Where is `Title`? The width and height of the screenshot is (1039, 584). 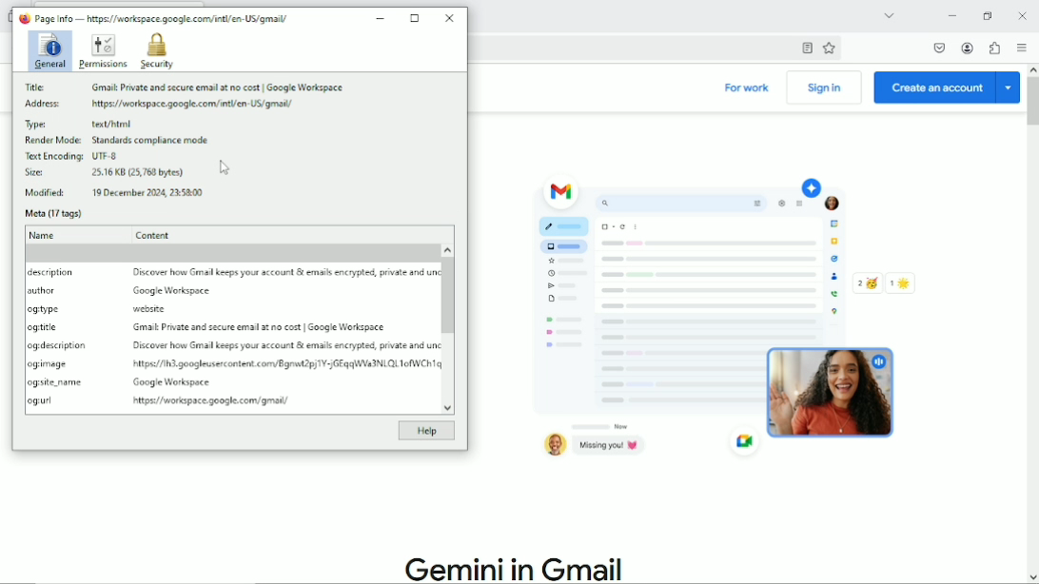 Title is located at coordinates (37, 88).